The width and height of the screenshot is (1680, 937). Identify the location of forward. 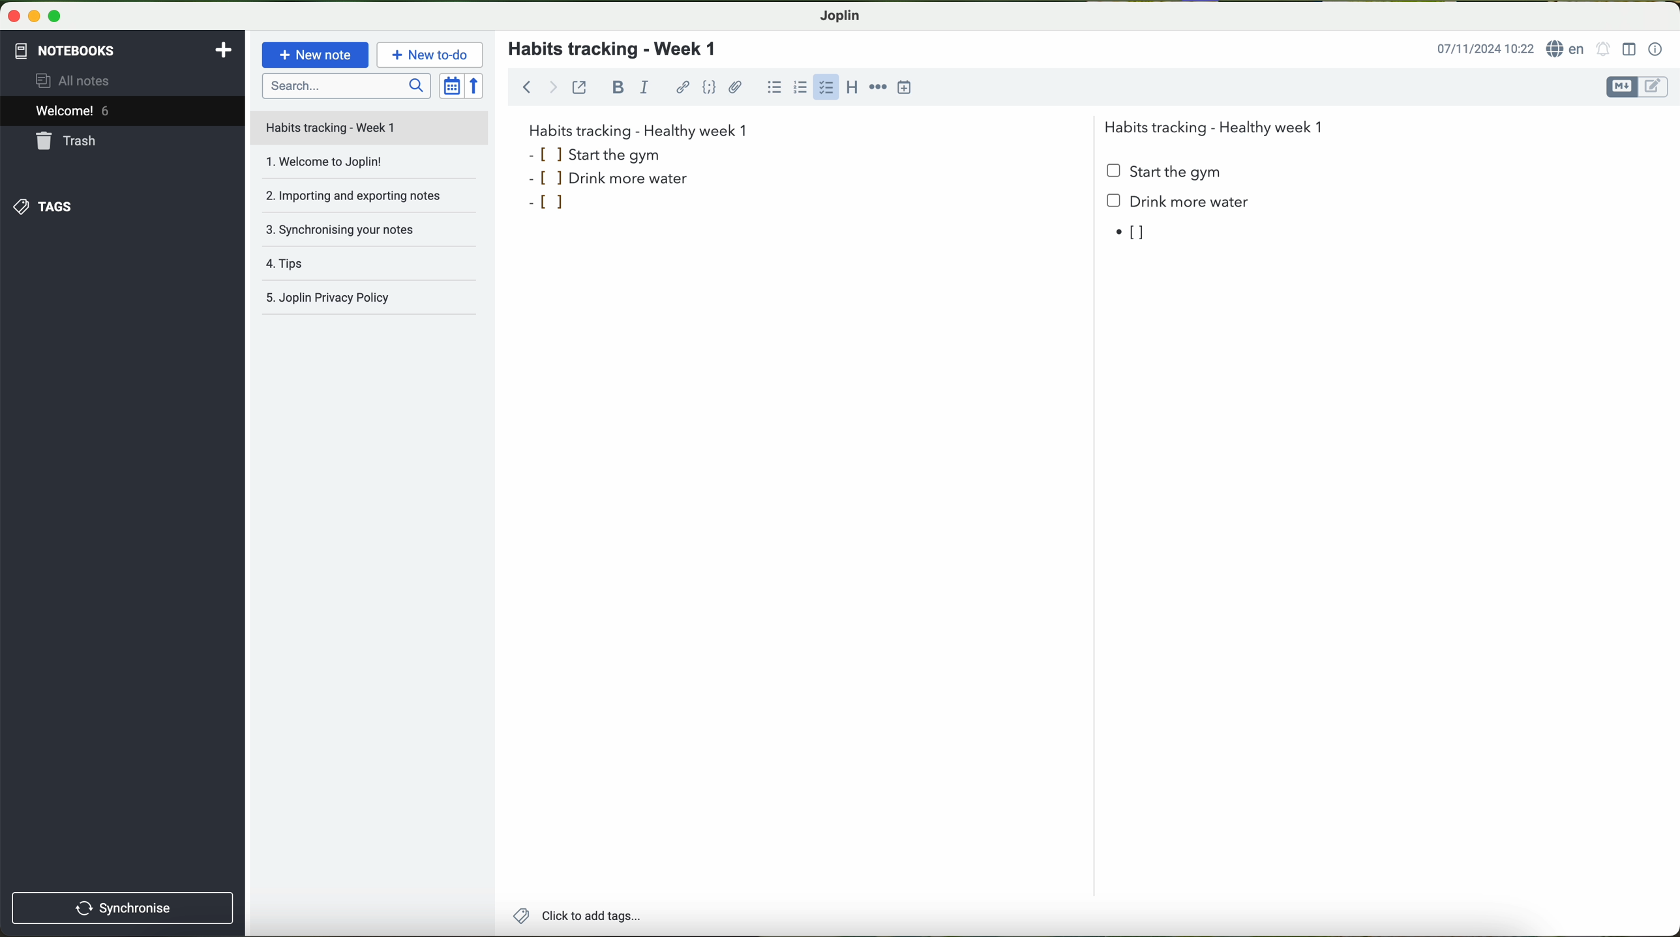
(553, 87).